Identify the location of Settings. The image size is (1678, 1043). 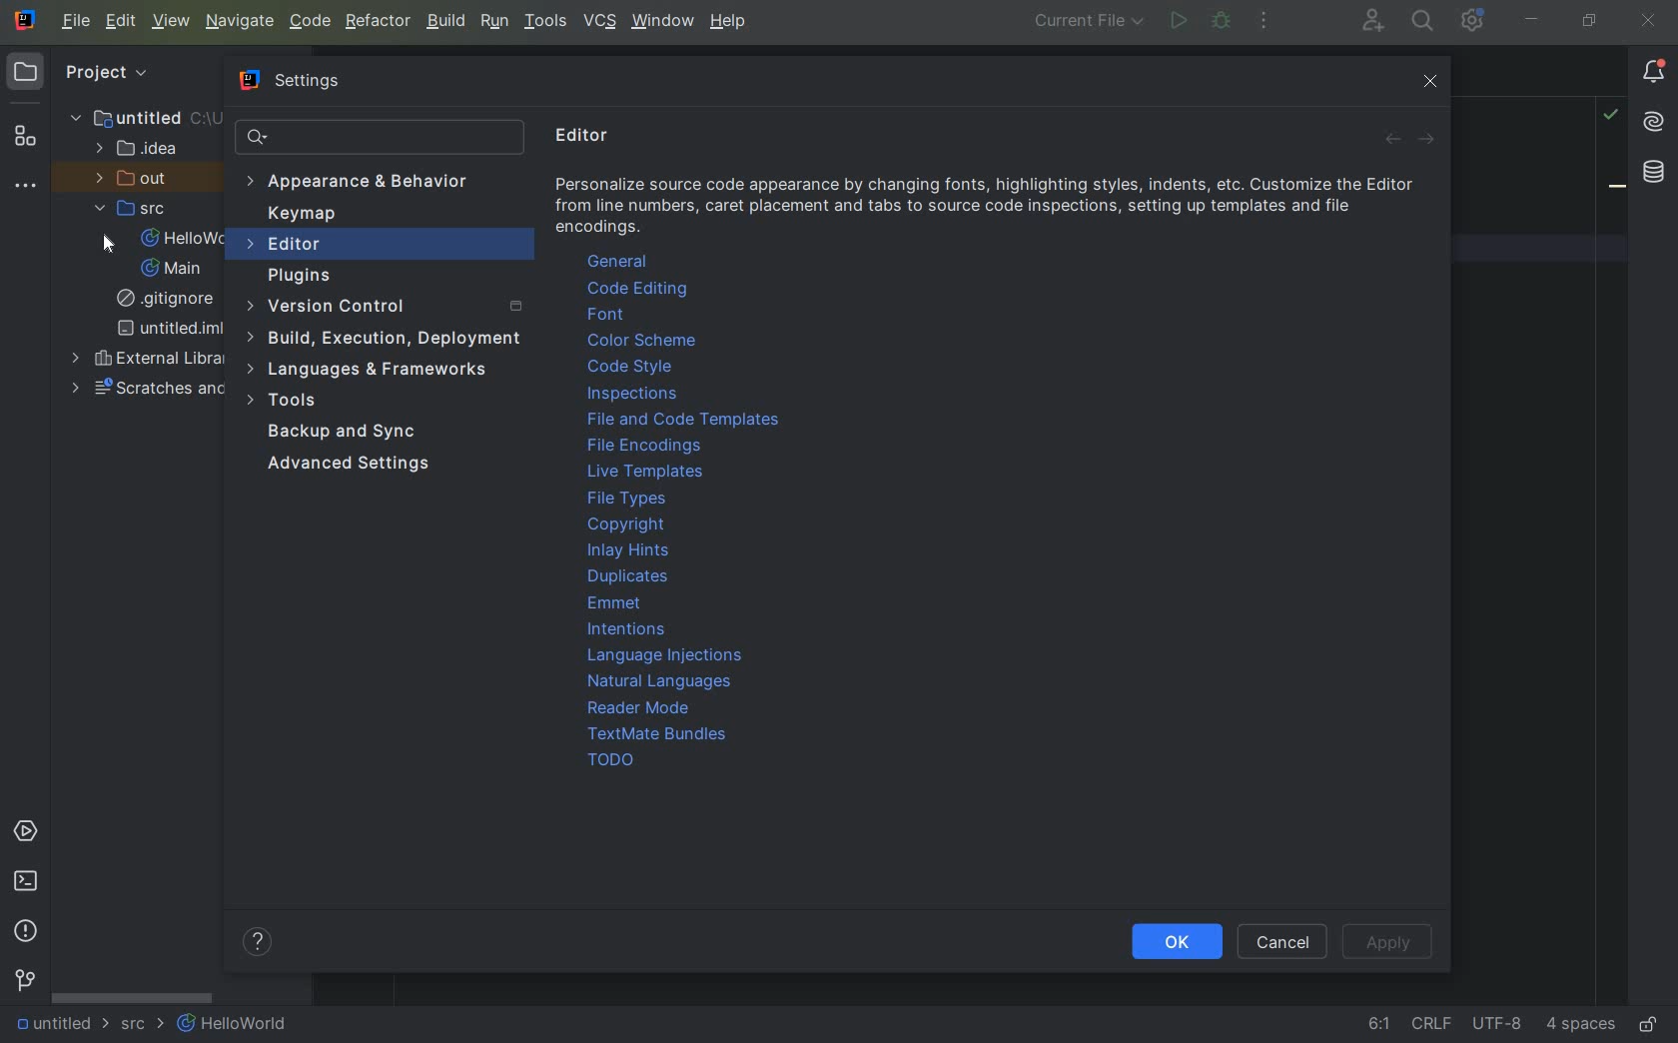
(294, 82).